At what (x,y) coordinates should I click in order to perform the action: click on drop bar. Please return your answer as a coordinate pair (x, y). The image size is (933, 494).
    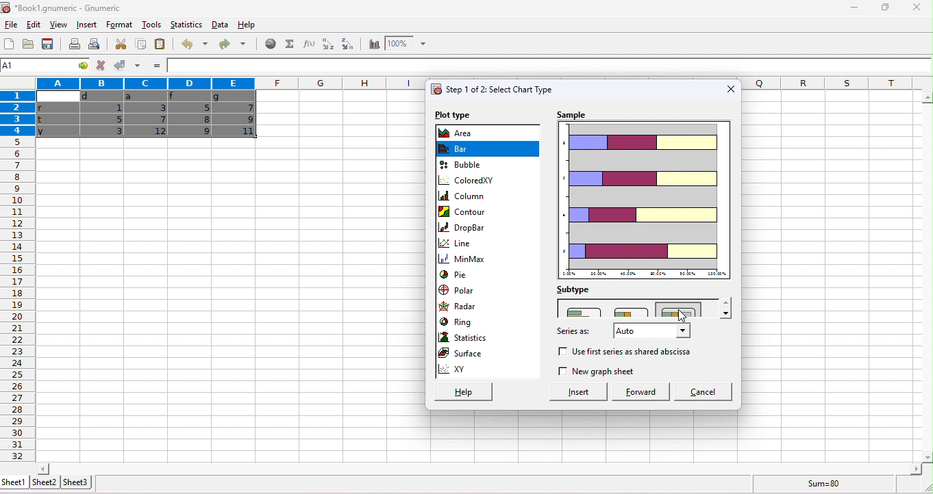
    Looking at the image, I should click on (465, 229).